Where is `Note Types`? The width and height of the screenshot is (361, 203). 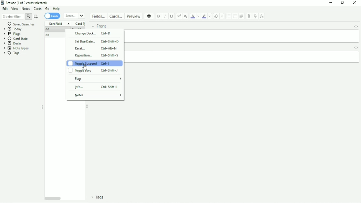 Note Types is located at coordinates (16, 48).